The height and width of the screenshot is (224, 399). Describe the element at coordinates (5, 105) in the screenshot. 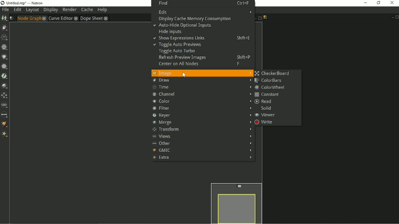

I see `Views` at that location.